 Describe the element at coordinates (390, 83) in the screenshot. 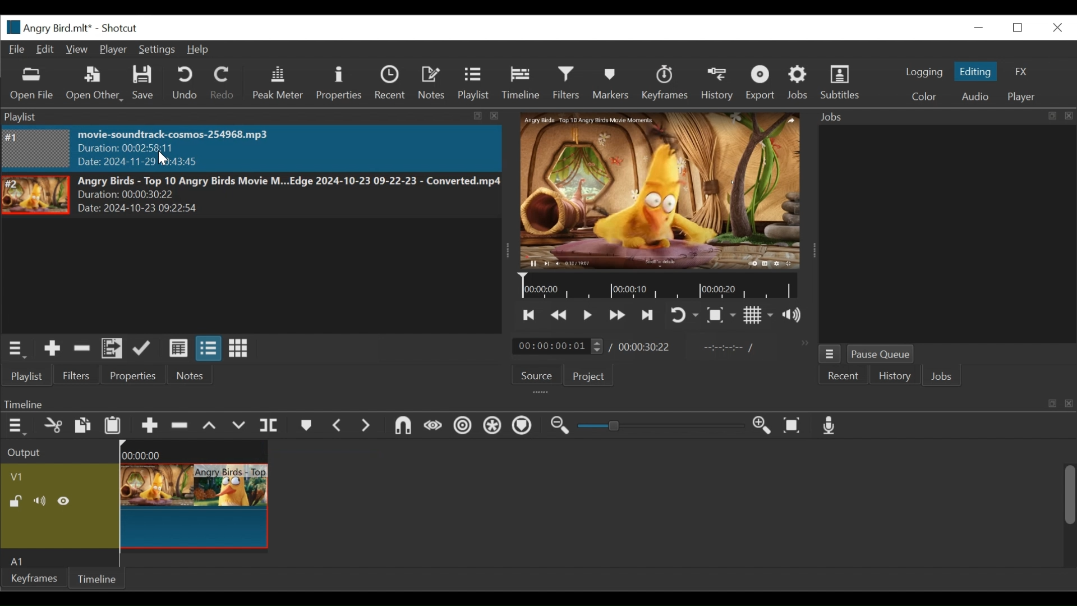

I see `Recent` at that location.